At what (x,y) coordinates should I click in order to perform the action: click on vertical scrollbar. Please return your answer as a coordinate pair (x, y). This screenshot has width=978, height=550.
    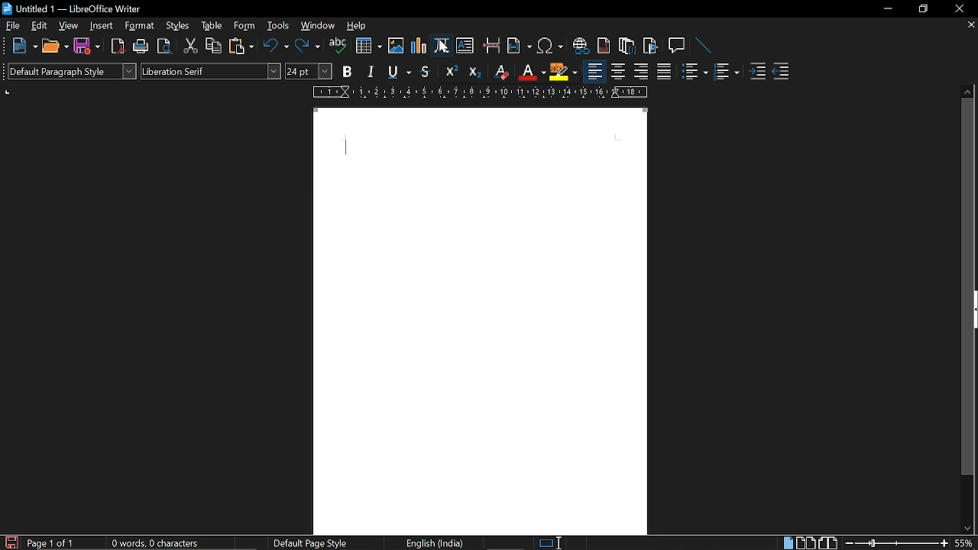
    Looking at the image, I should click on (967, 286).